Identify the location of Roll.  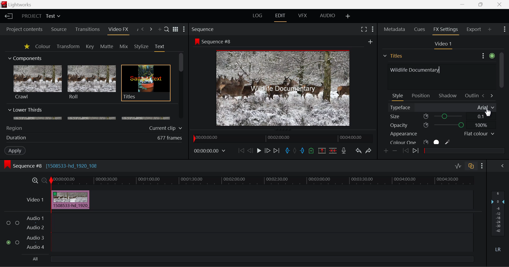
(91, 82).